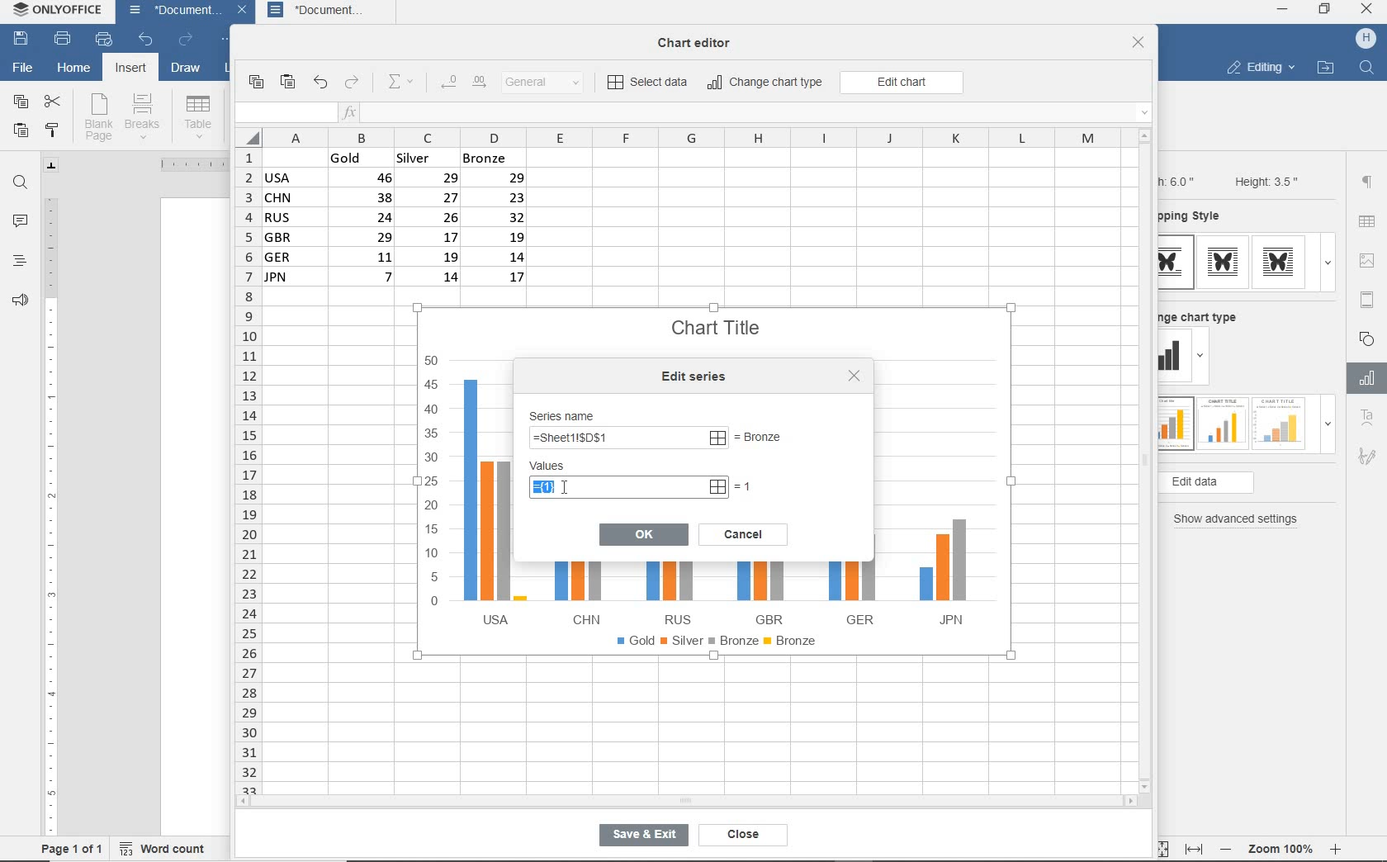  Describe the element at coordinates (1134, 802) in the screenshot. I see `scroll right` at that location.